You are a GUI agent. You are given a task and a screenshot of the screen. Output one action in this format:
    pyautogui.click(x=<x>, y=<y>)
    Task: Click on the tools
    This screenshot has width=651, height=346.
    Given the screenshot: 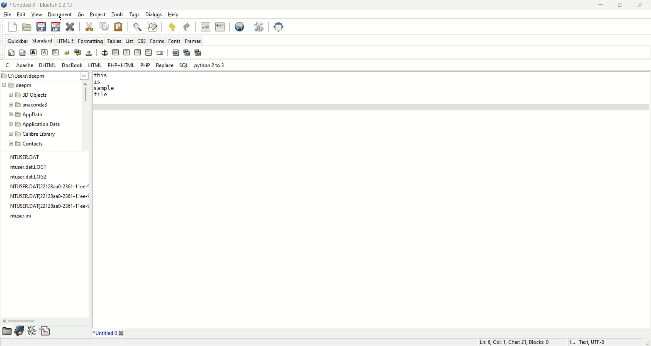 What is the action you would take?
    pyautogui.click(x=118, y=14)
    